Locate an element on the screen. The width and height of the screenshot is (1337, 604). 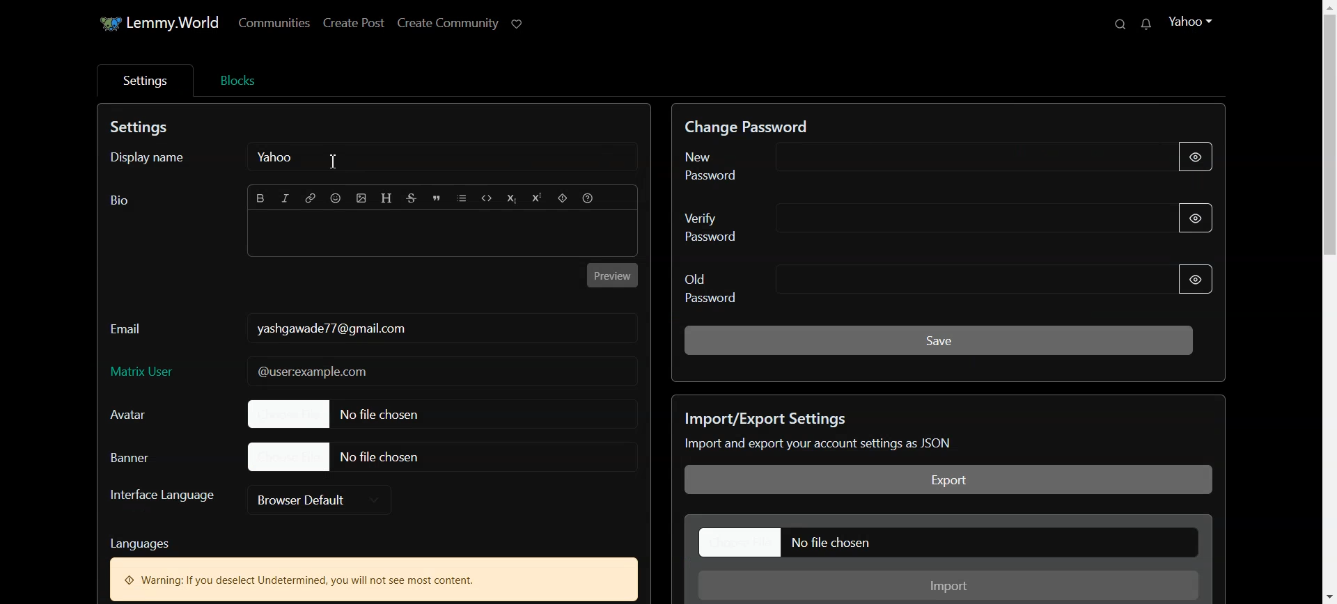
Subscript is located at coordinates (512, 200).